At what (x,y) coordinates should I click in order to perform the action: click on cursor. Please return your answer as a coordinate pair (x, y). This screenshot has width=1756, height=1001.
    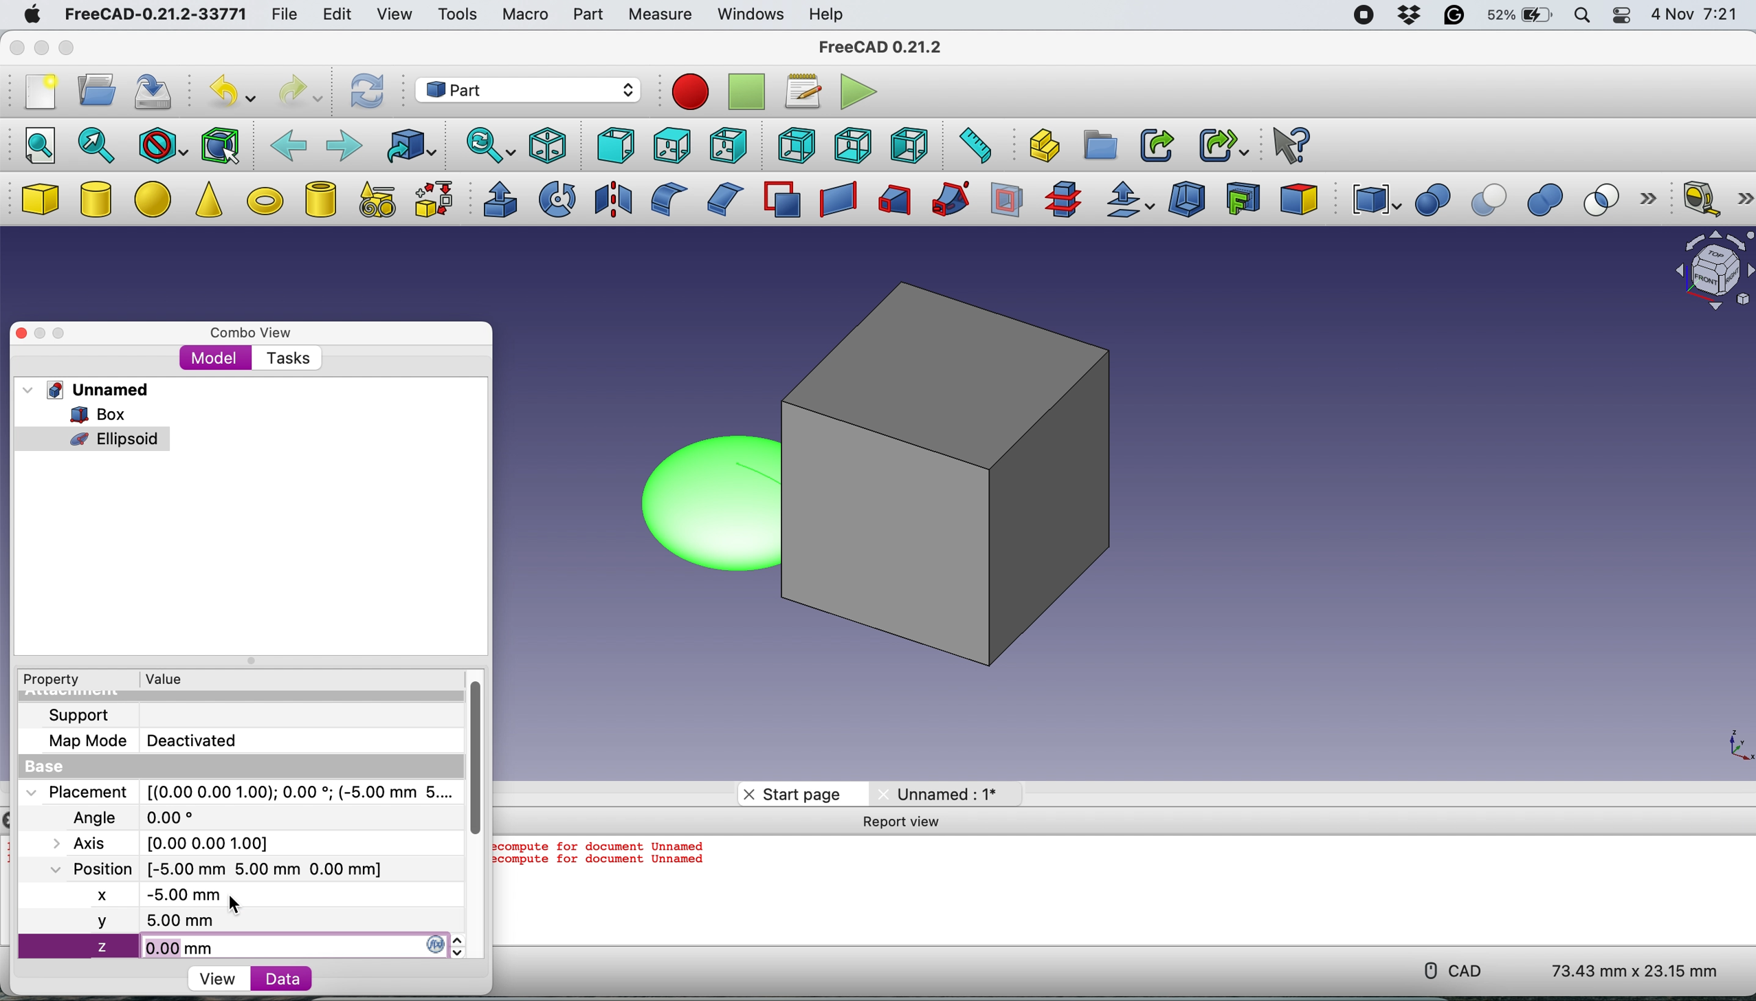
    Looking at the image, I should click on (235, 905).